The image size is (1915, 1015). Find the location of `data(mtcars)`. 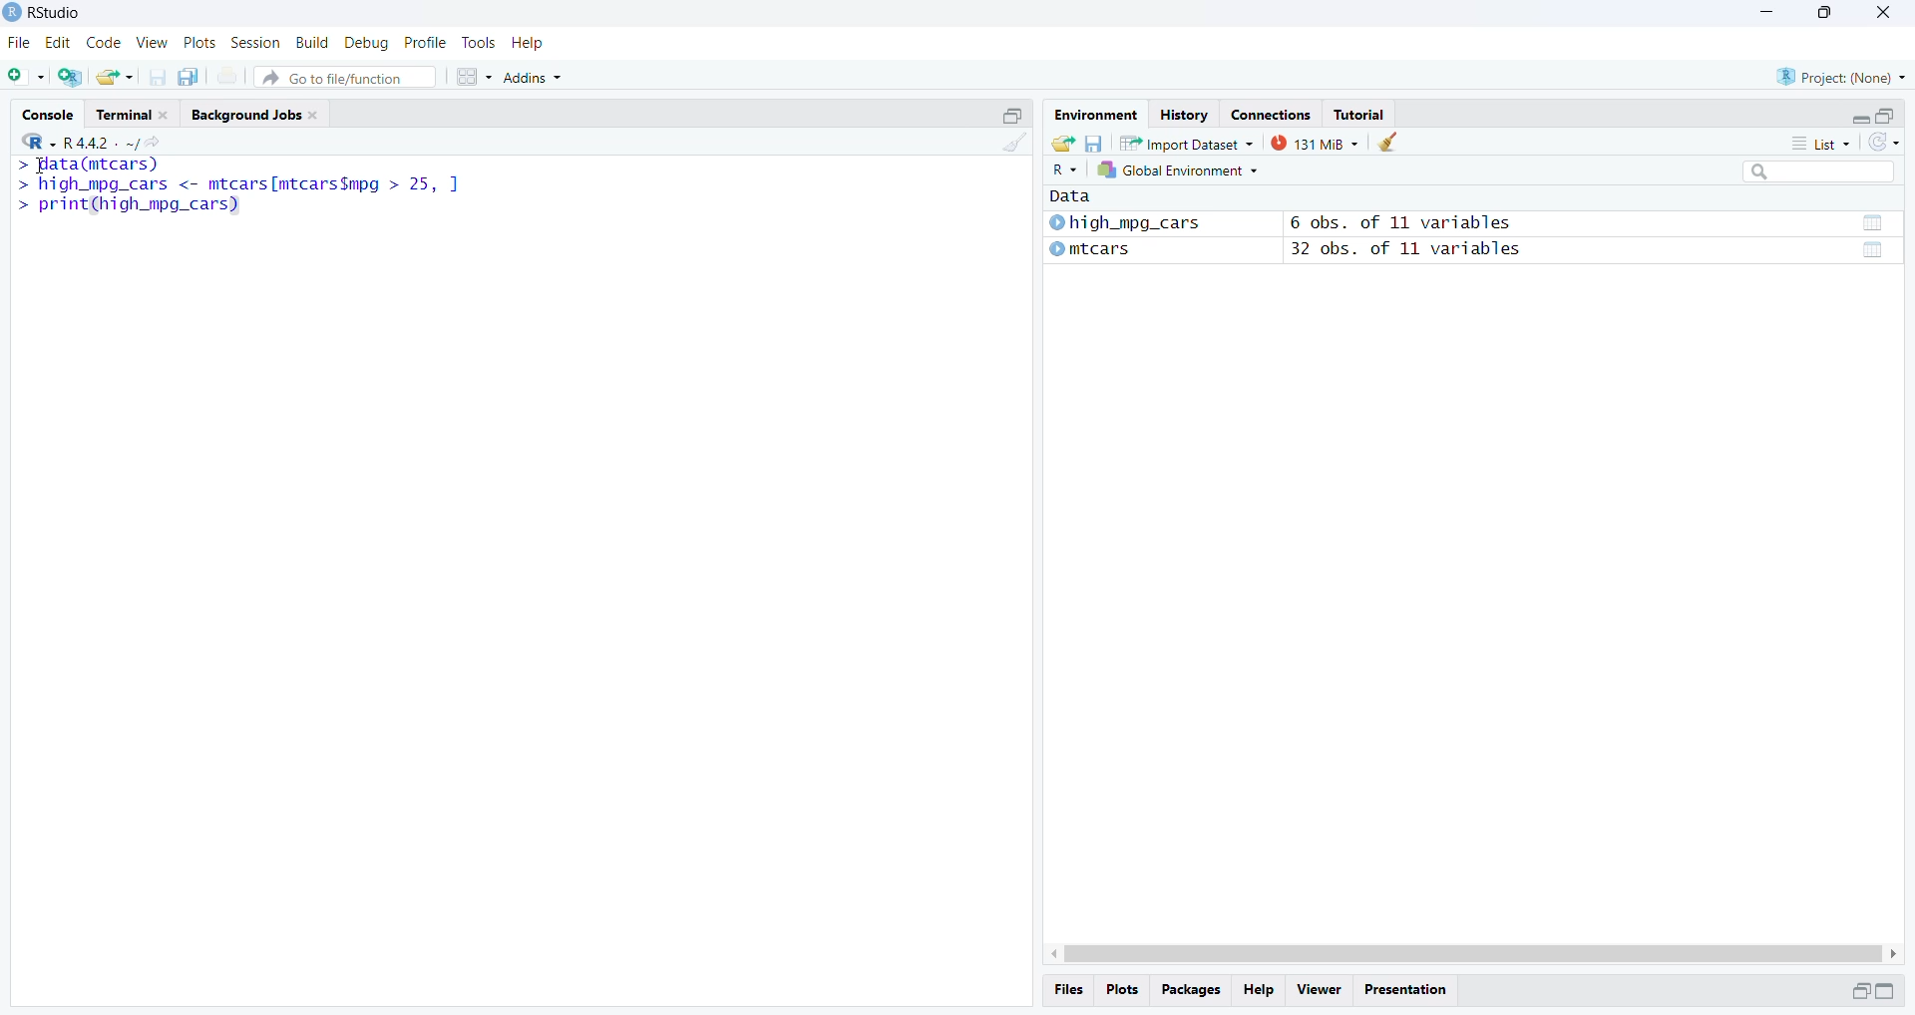

data(mtcars) is located at coordinates (87, 165).